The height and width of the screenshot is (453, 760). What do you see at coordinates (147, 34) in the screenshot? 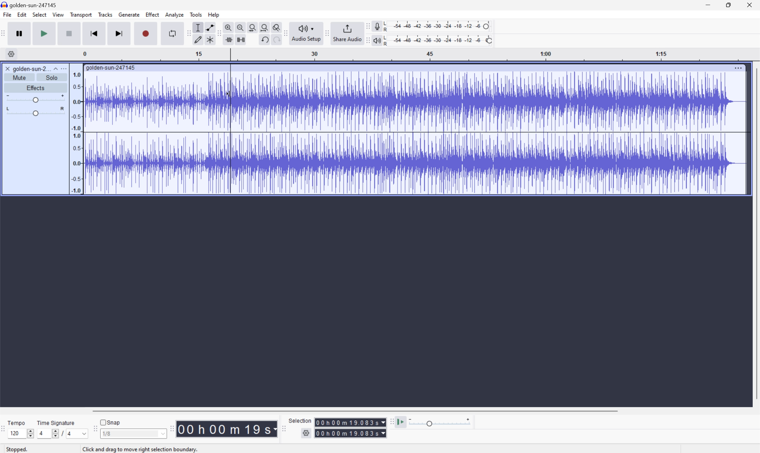
I see `Record / Record new track` at bounding box center [147, 34].